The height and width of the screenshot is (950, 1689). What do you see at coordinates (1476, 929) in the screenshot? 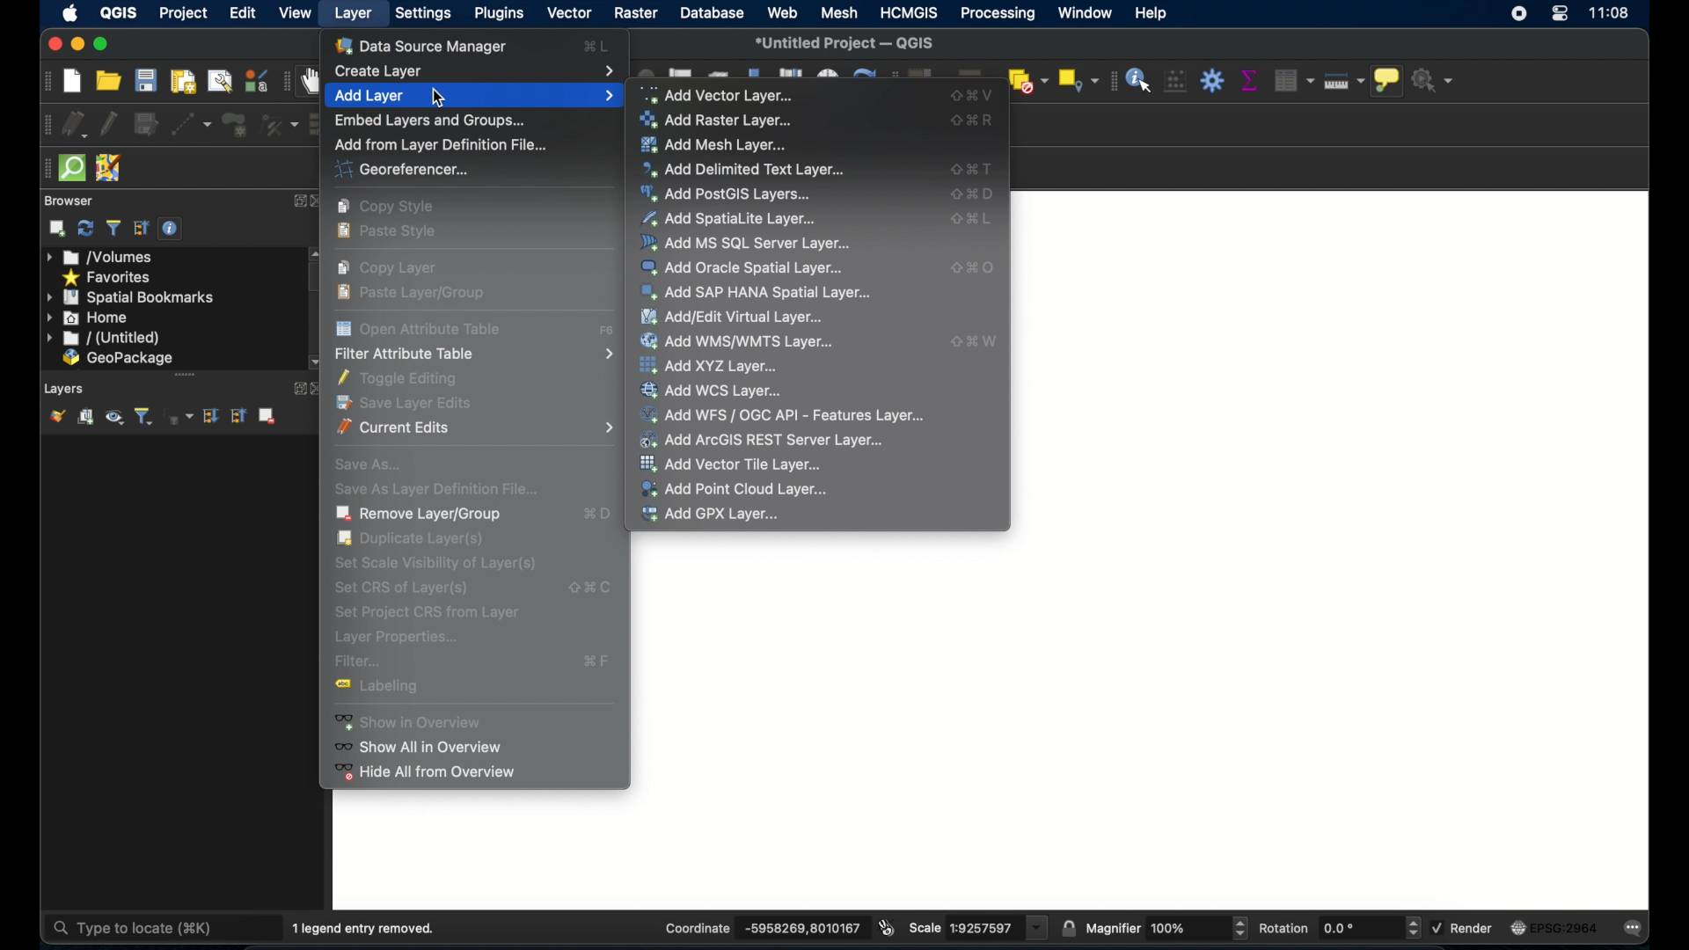
I see `render` at bounding box center [1476, 929].